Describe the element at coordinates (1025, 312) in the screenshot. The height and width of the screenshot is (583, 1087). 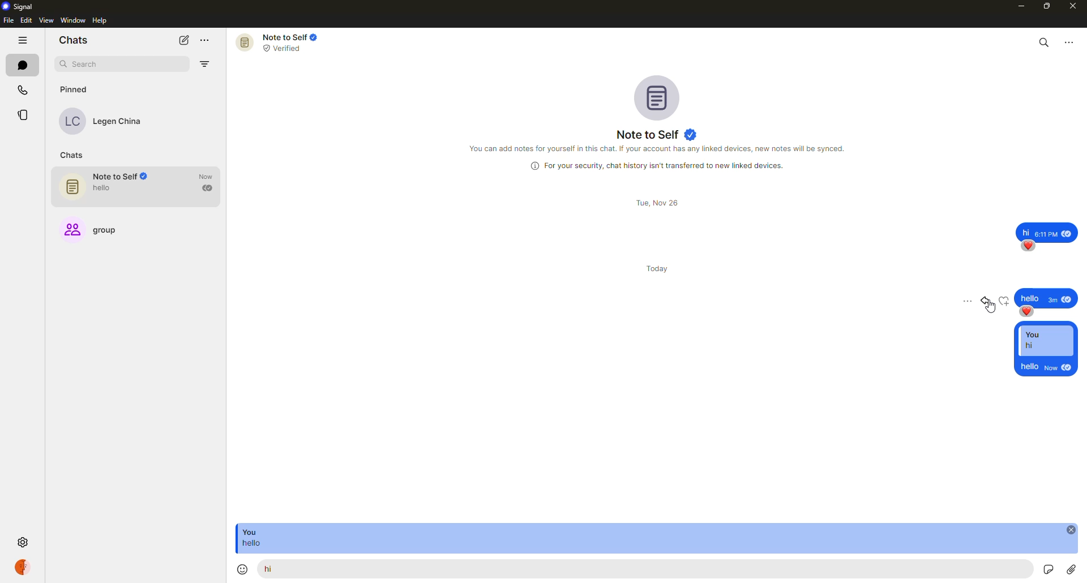
I see `reaction` at that location.